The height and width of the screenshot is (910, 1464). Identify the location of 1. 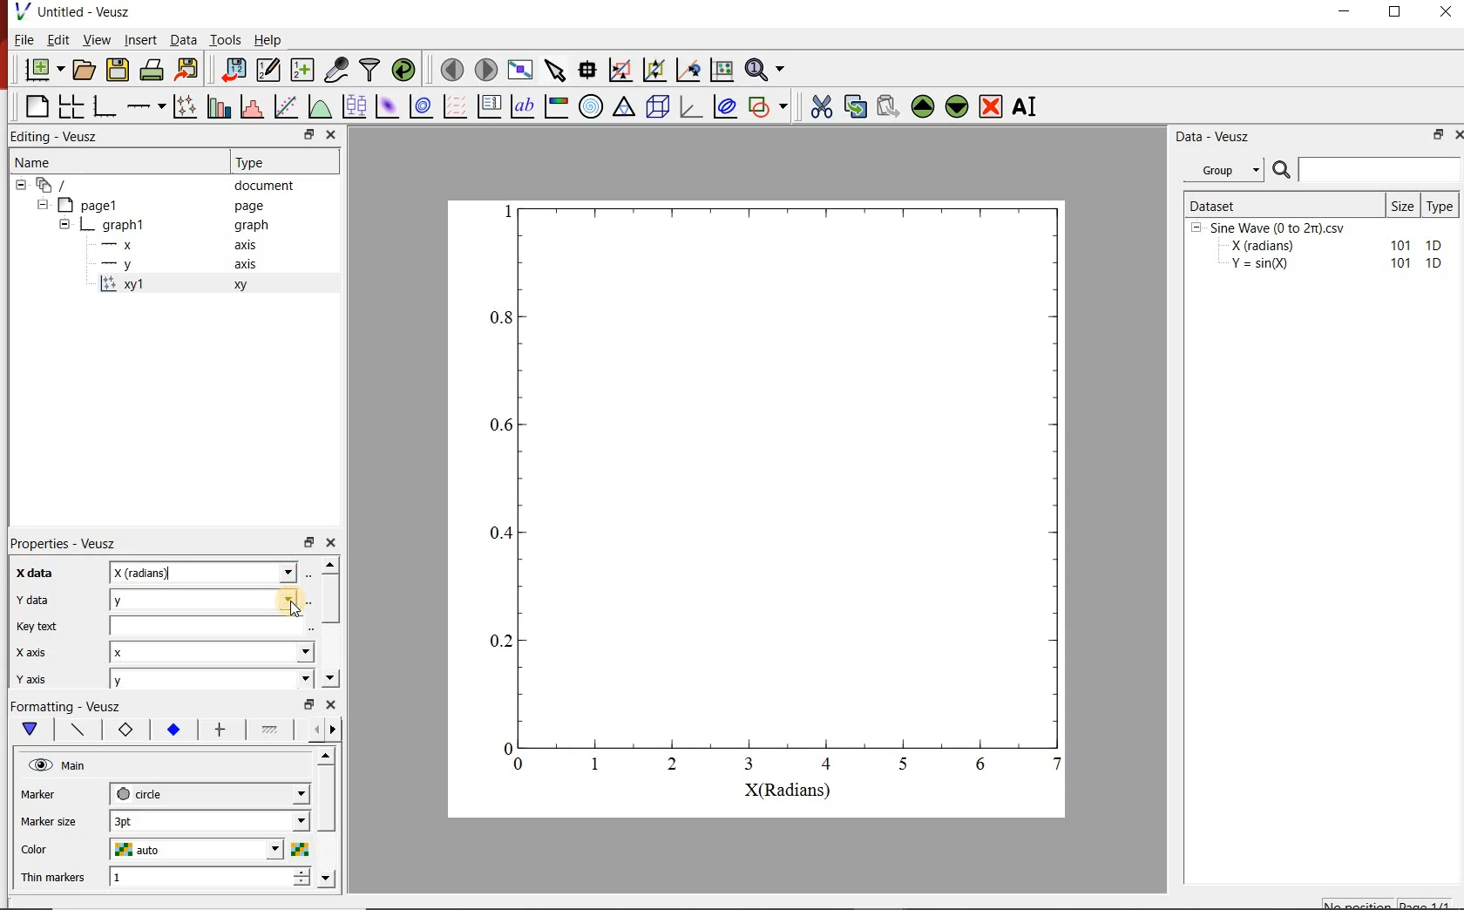
(210, 878).